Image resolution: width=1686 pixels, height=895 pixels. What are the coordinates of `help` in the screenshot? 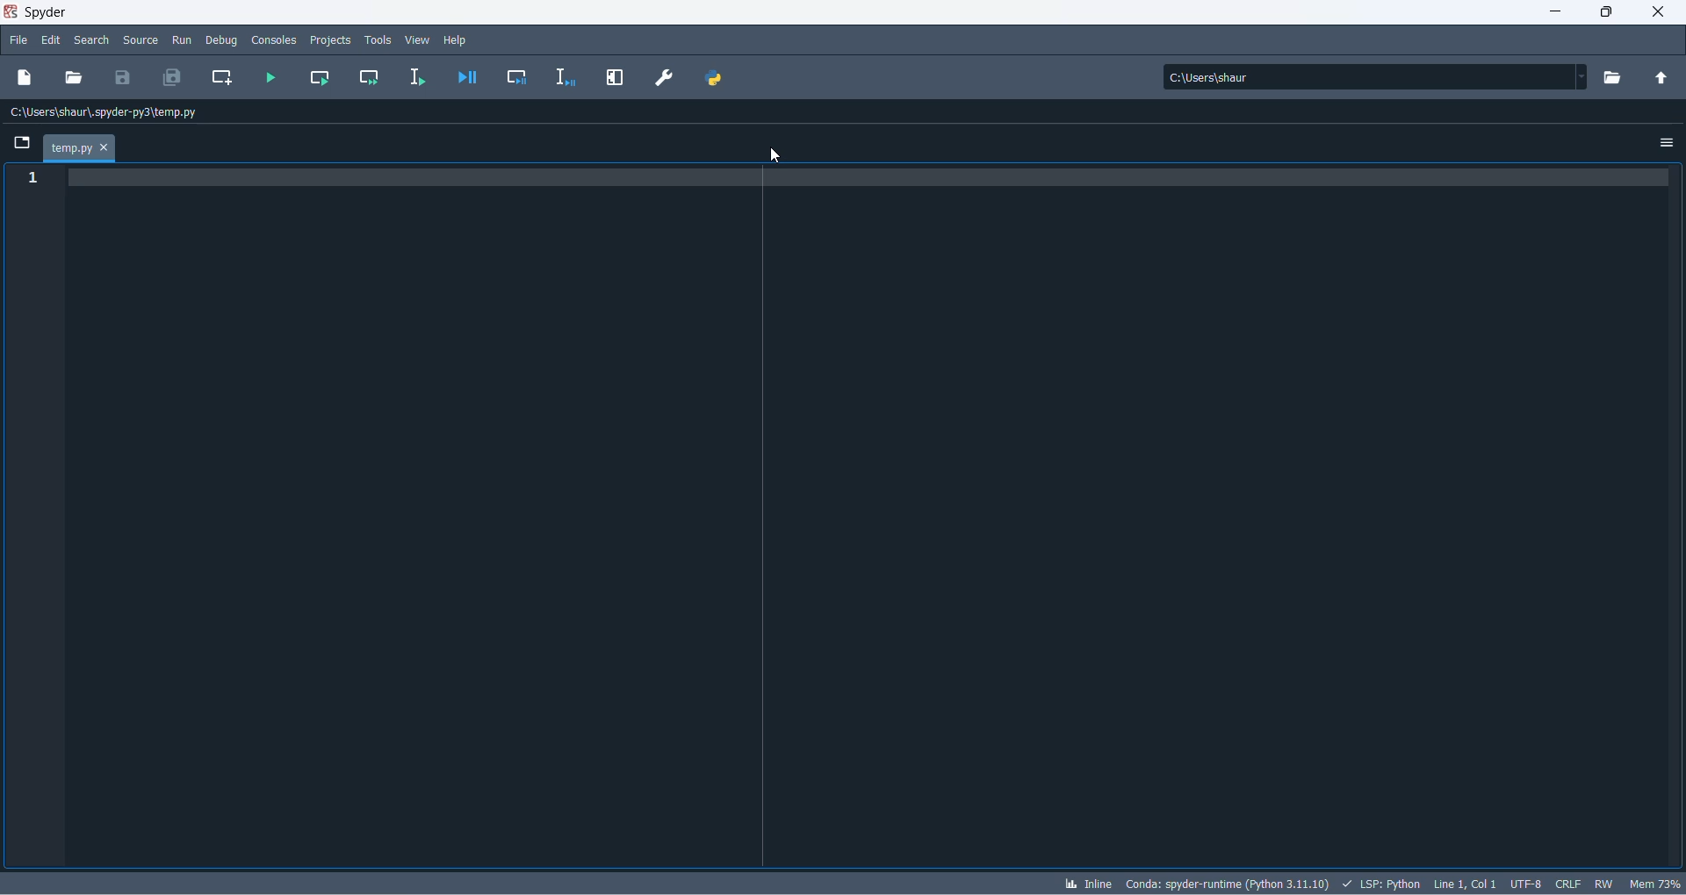 It's located at (457, 40).